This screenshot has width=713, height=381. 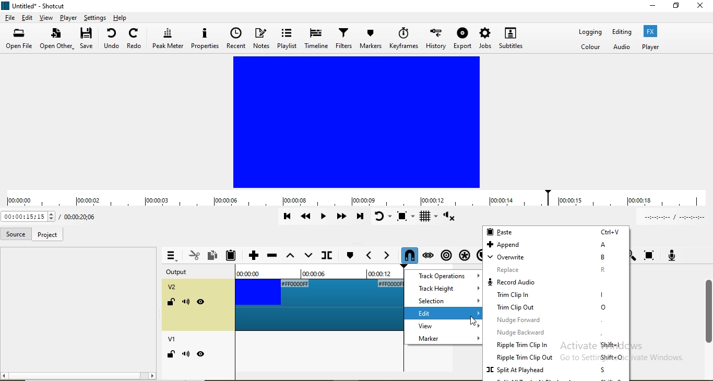 I want to click on ripple Trim clip out, so click(x=558, y=358).